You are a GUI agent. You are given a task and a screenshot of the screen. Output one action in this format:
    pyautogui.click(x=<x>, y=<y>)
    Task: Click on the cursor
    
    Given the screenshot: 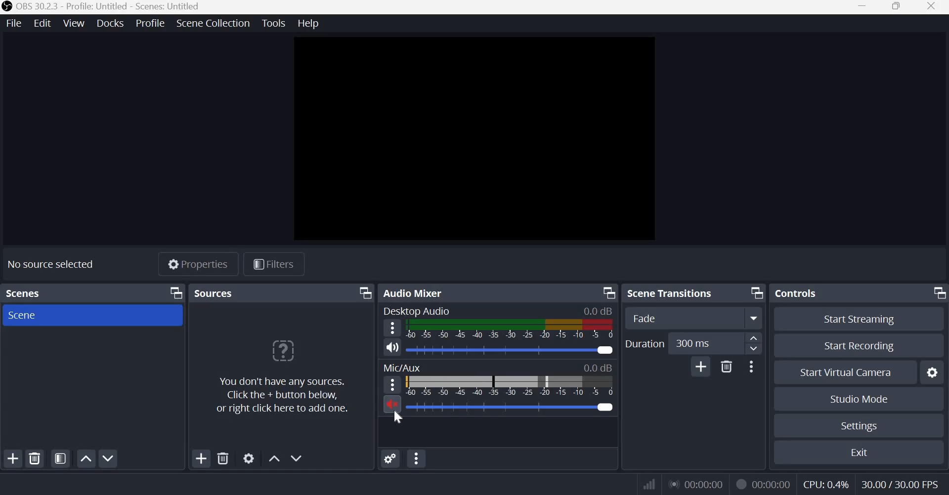 What is the action you would take?
    pyautogui.click(x=396, y=417)
    